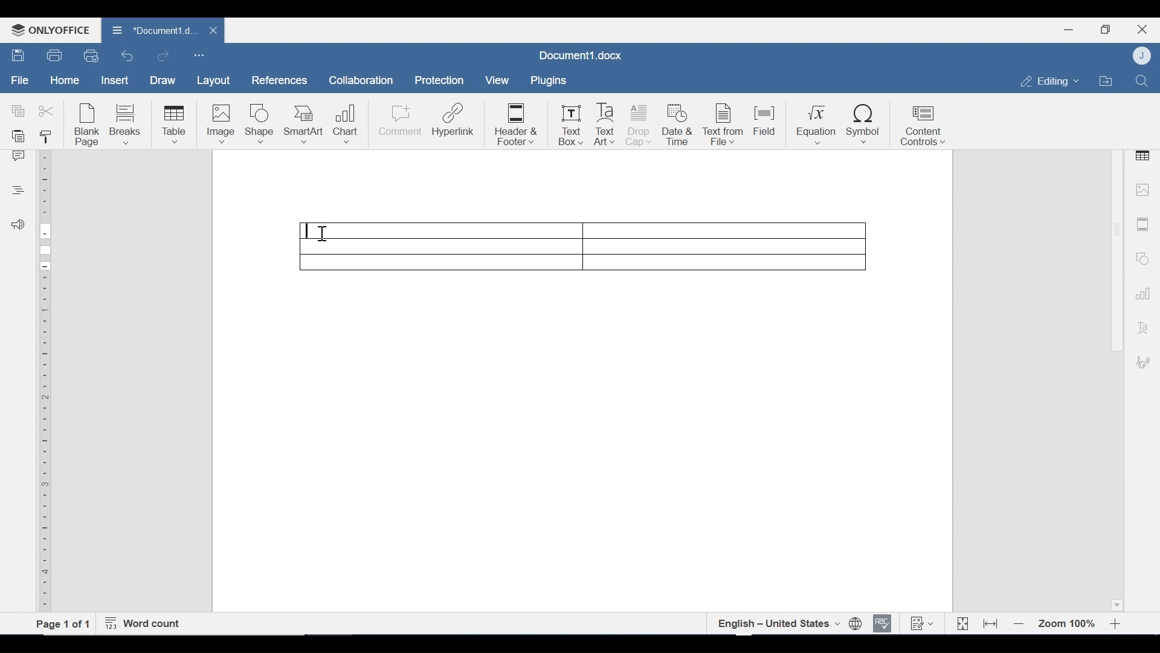 The image size is (1160, 653). What do you see at coordinates (1142, 28) in the screenshot?
I see `Close` at bounding box center [1142, 28].